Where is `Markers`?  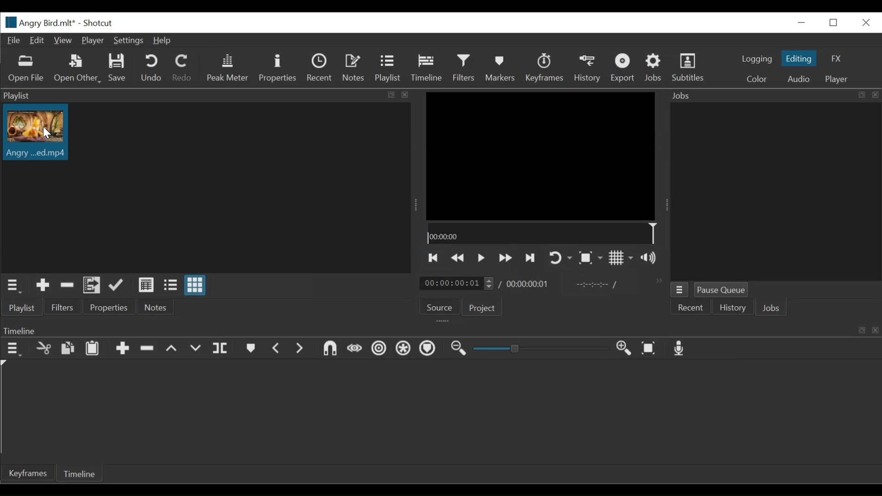 Markers is located at coordinates (502, 69).